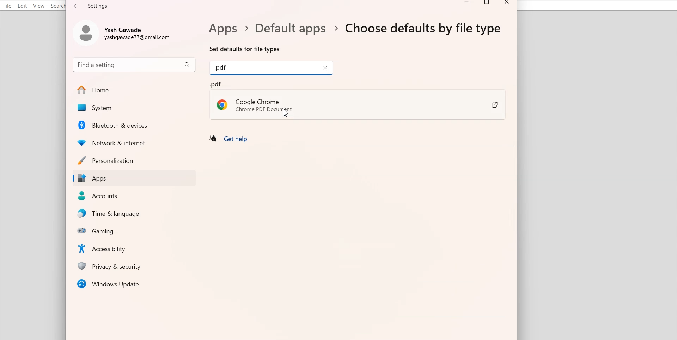 This screenshot has width=677, height=340. What do you see at coordinates (136, 266) in the screenshot?
I see `Privacy & security` at bounding box center [136, 266].